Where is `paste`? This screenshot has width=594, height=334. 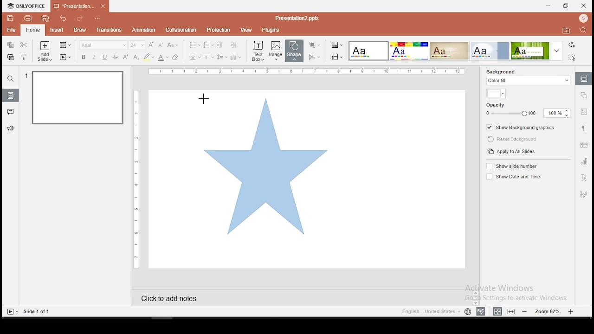
paste is located at coordinates (10, 57).